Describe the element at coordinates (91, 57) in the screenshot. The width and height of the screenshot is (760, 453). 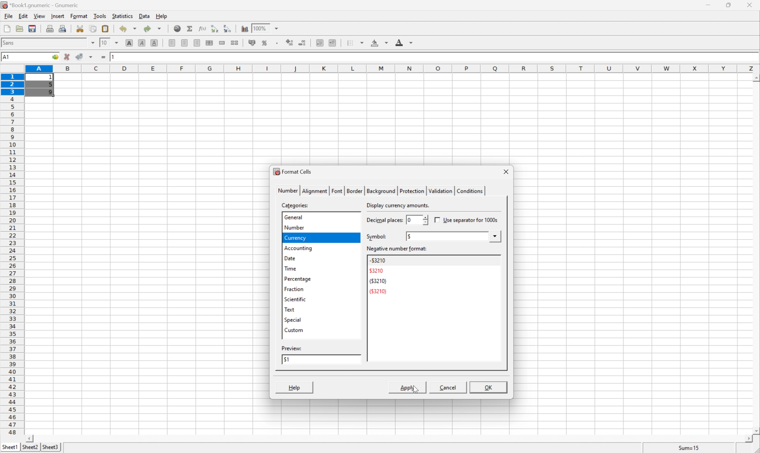
I see `accept changes across all selections` at that location.